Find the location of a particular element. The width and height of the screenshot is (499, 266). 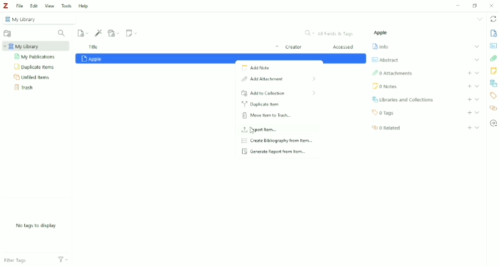

Cursor is located at coordinates (254, 131).